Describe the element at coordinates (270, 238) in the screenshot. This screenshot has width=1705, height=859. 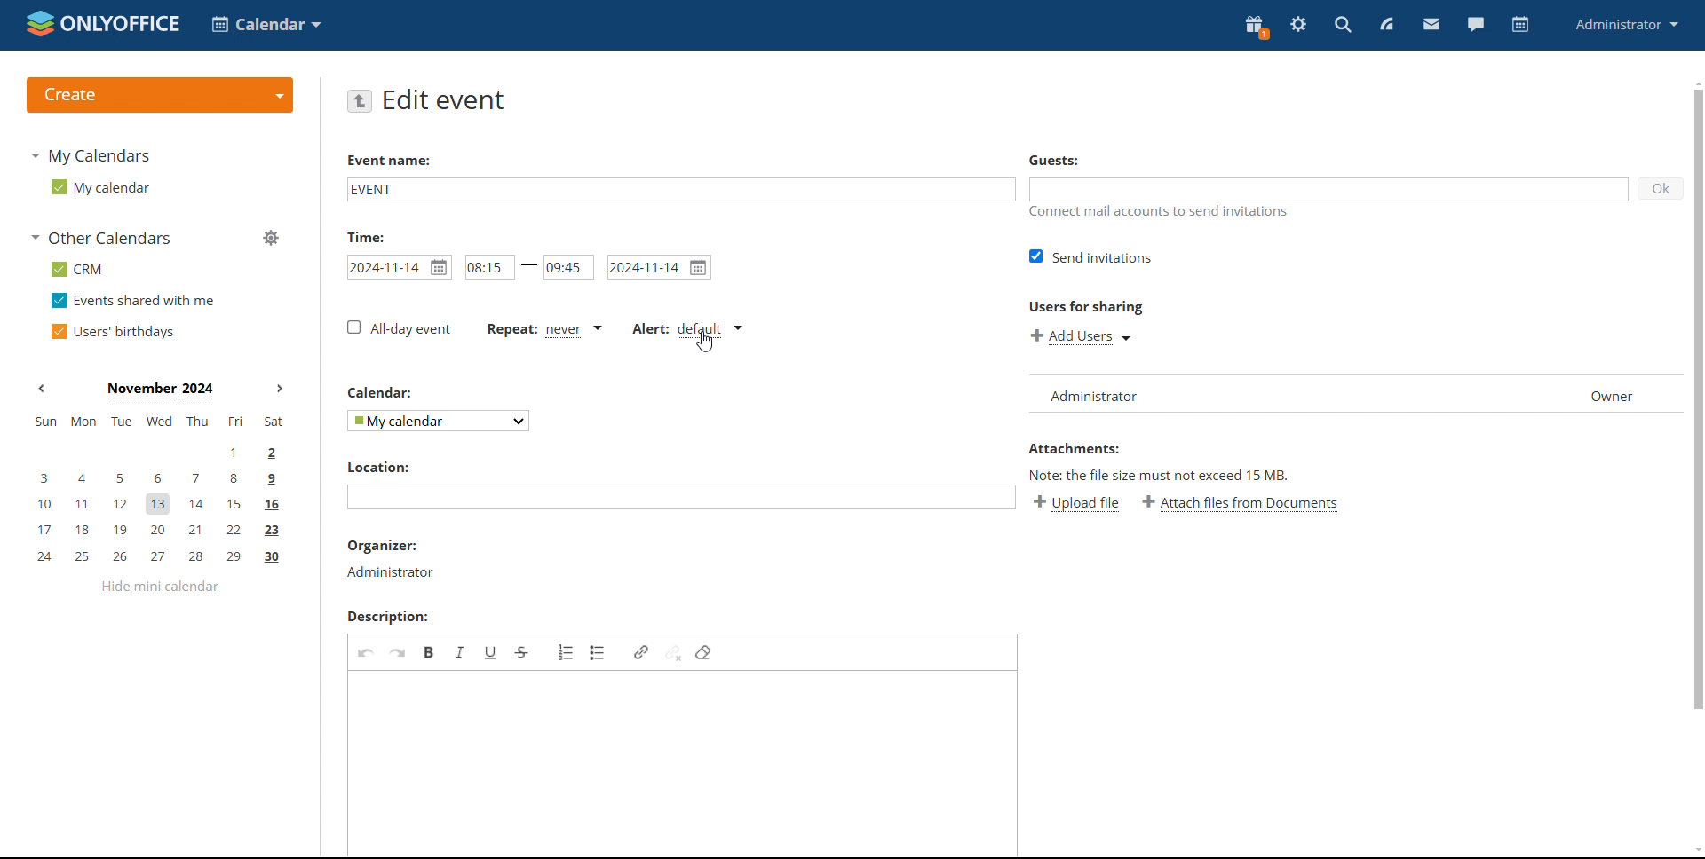
I see `manage` at that location.